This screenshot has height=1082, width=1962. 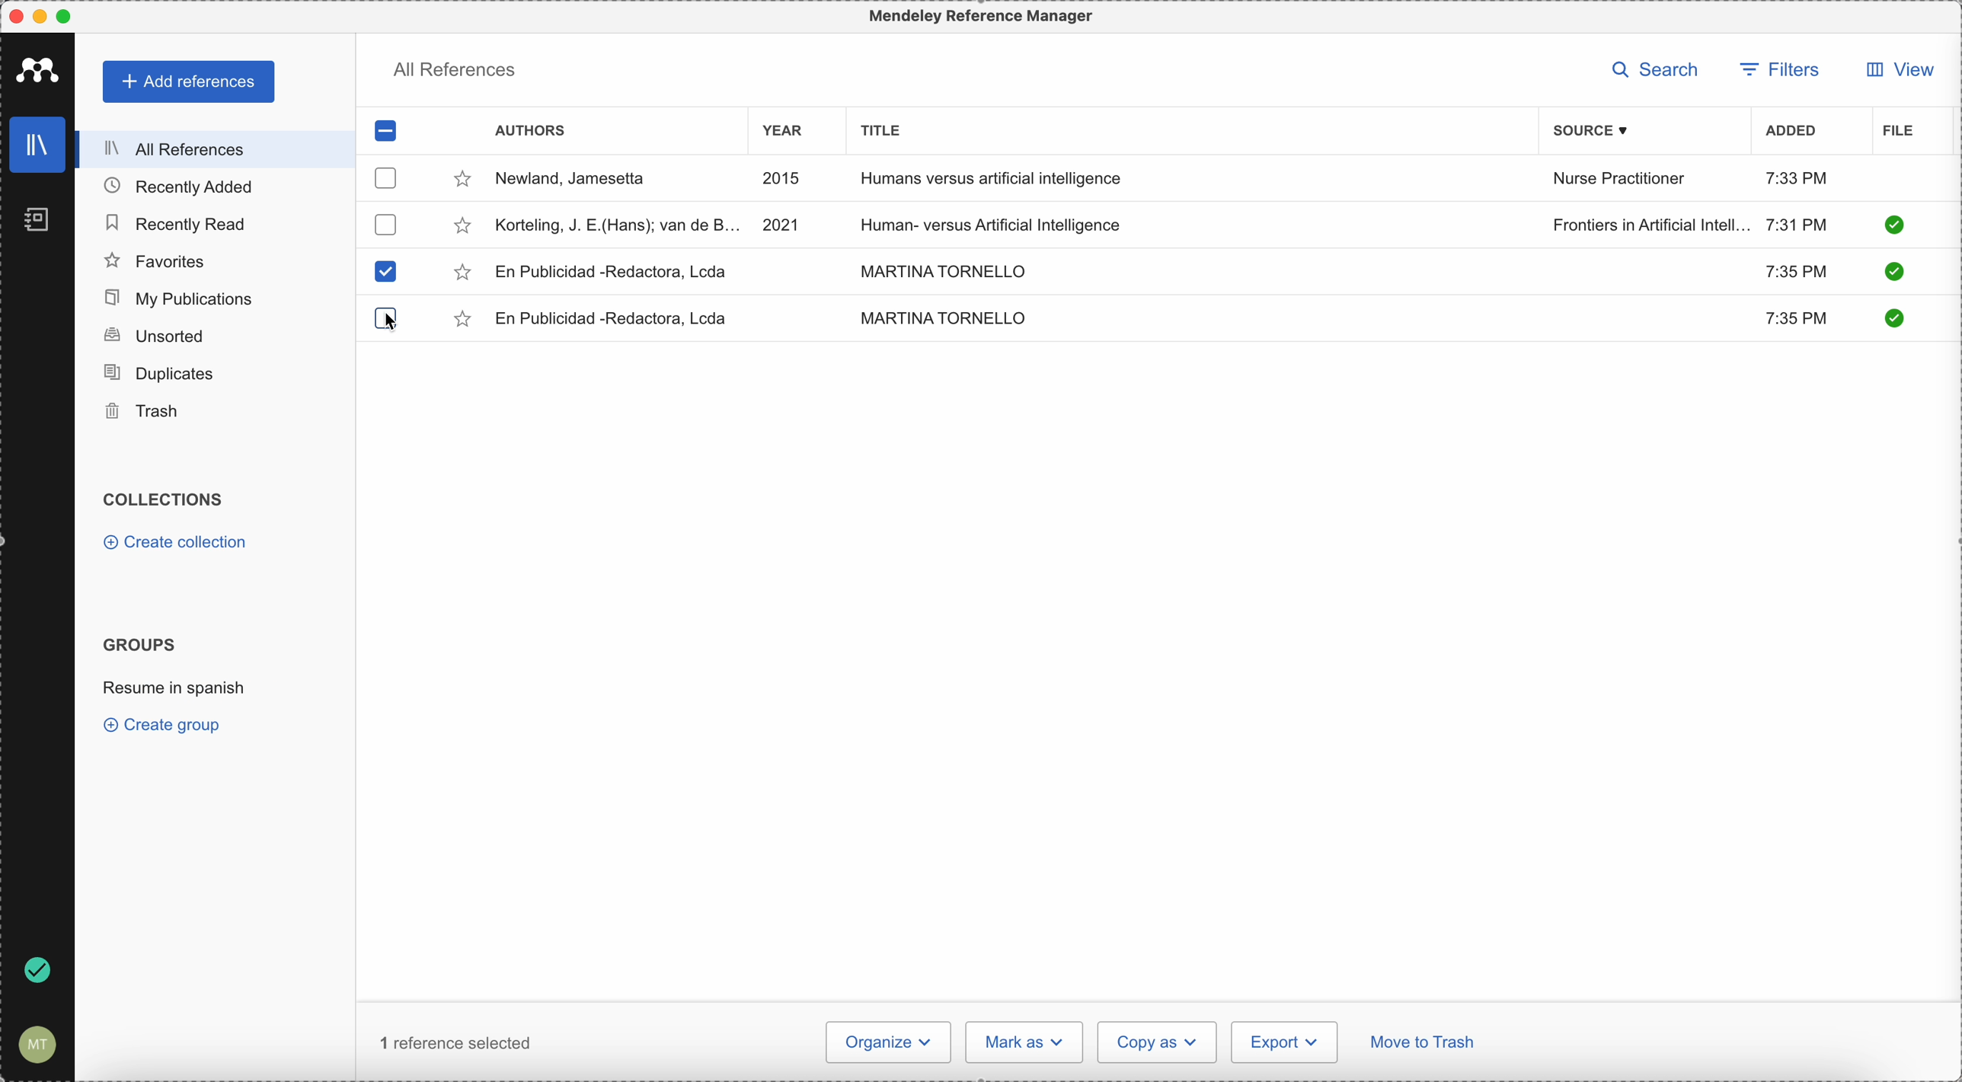 I want to click on minimize, so click(x=43, y=18).